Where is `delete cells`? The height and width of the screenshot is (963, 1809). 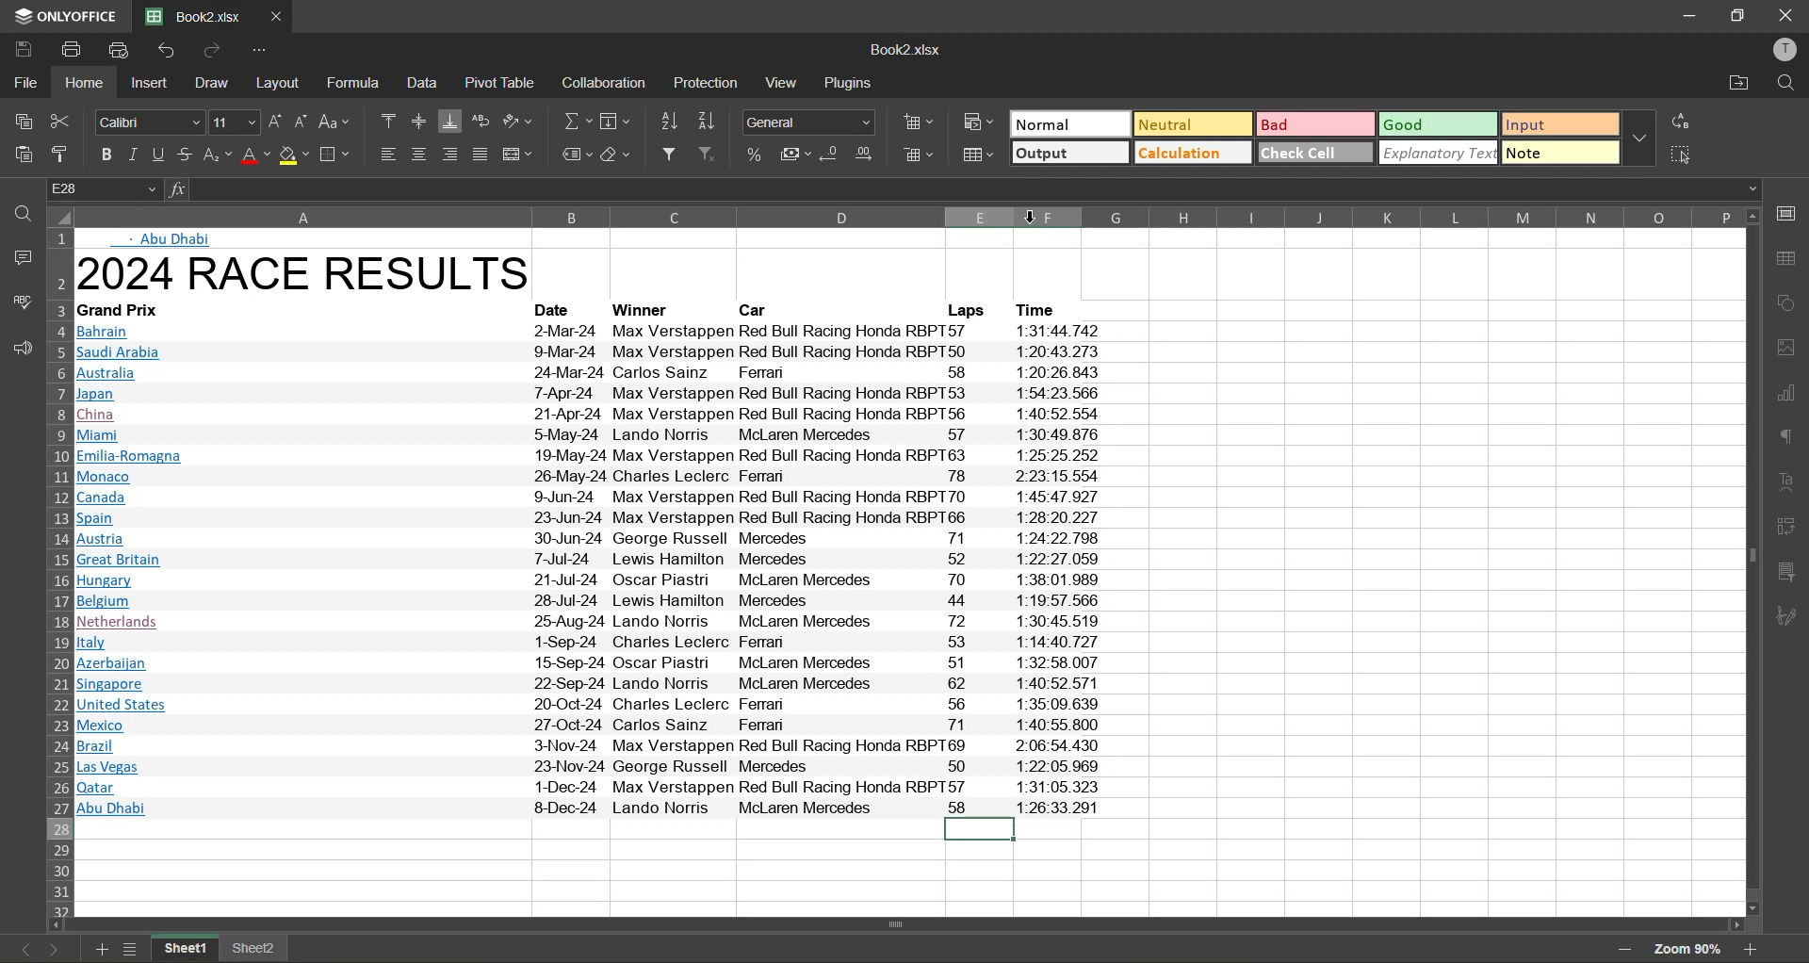
delete cells is located at coordinates (917, 155).